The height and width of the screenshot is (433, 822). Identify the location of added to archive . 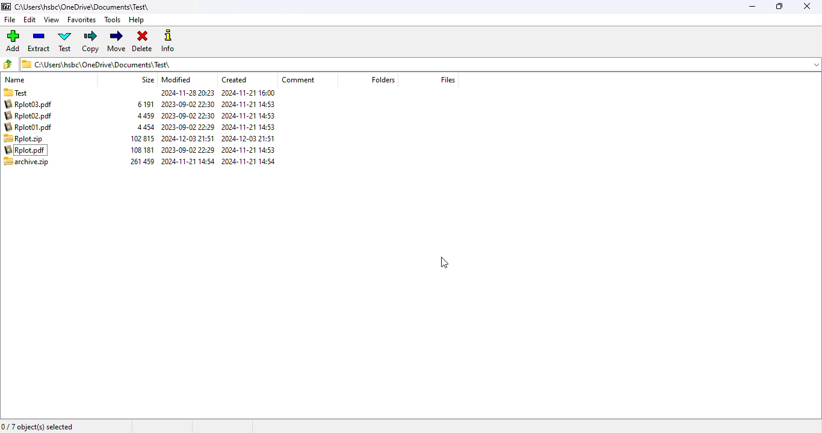
(23, 138).